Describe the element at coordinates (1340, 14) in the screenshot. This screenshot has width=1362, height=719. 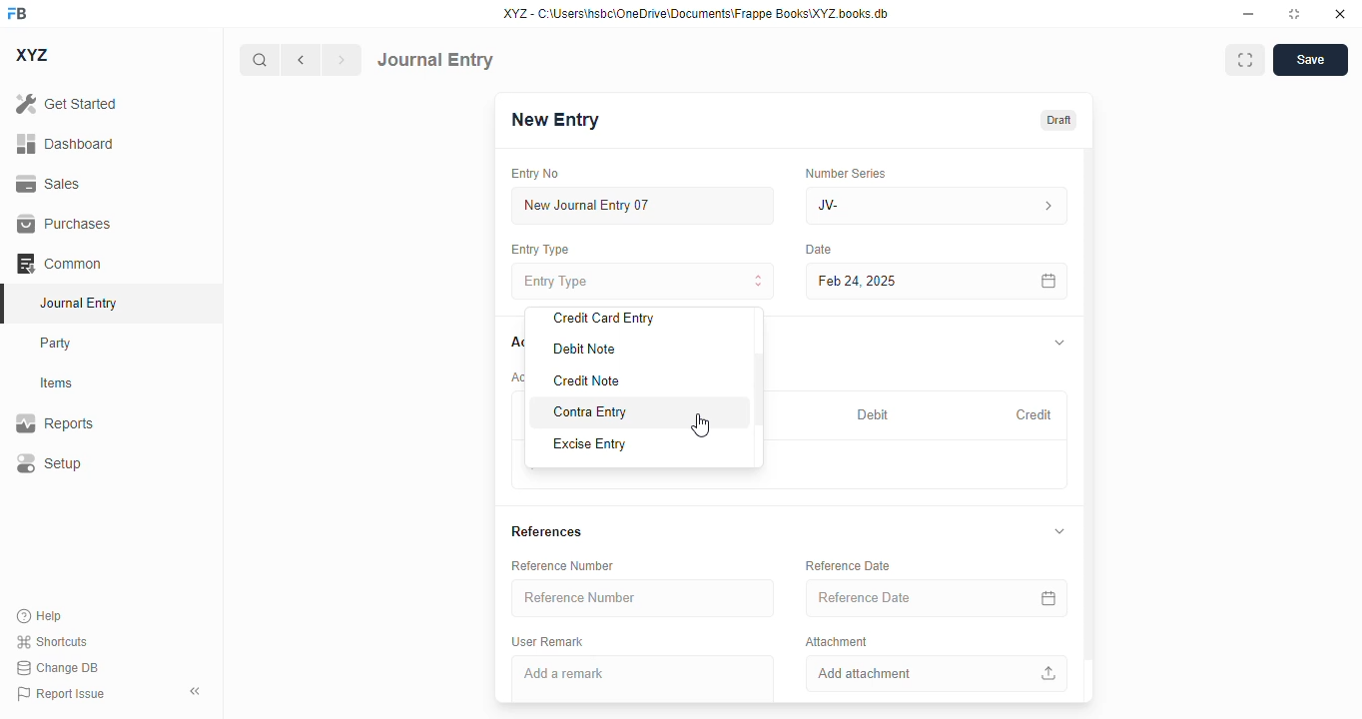
I see `close` at that location.